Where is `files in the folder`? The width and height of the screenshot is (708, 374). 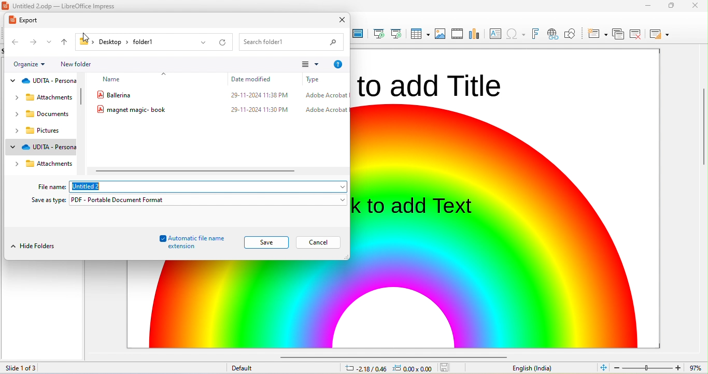 files in the folder is located at coordinates (221, 94).